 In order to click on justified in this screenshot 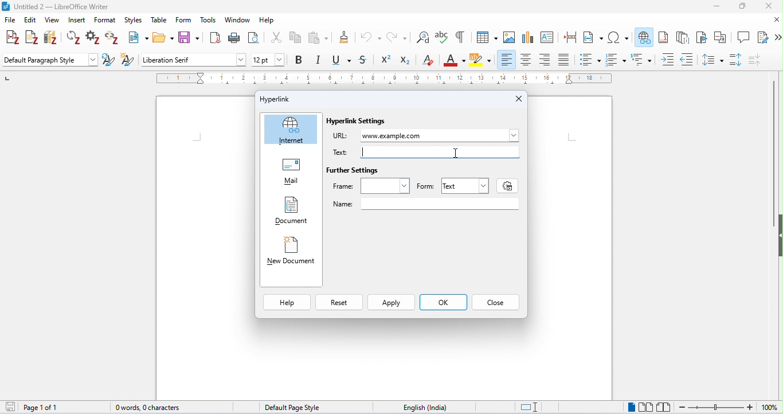, I will do `click(566, 60)`.